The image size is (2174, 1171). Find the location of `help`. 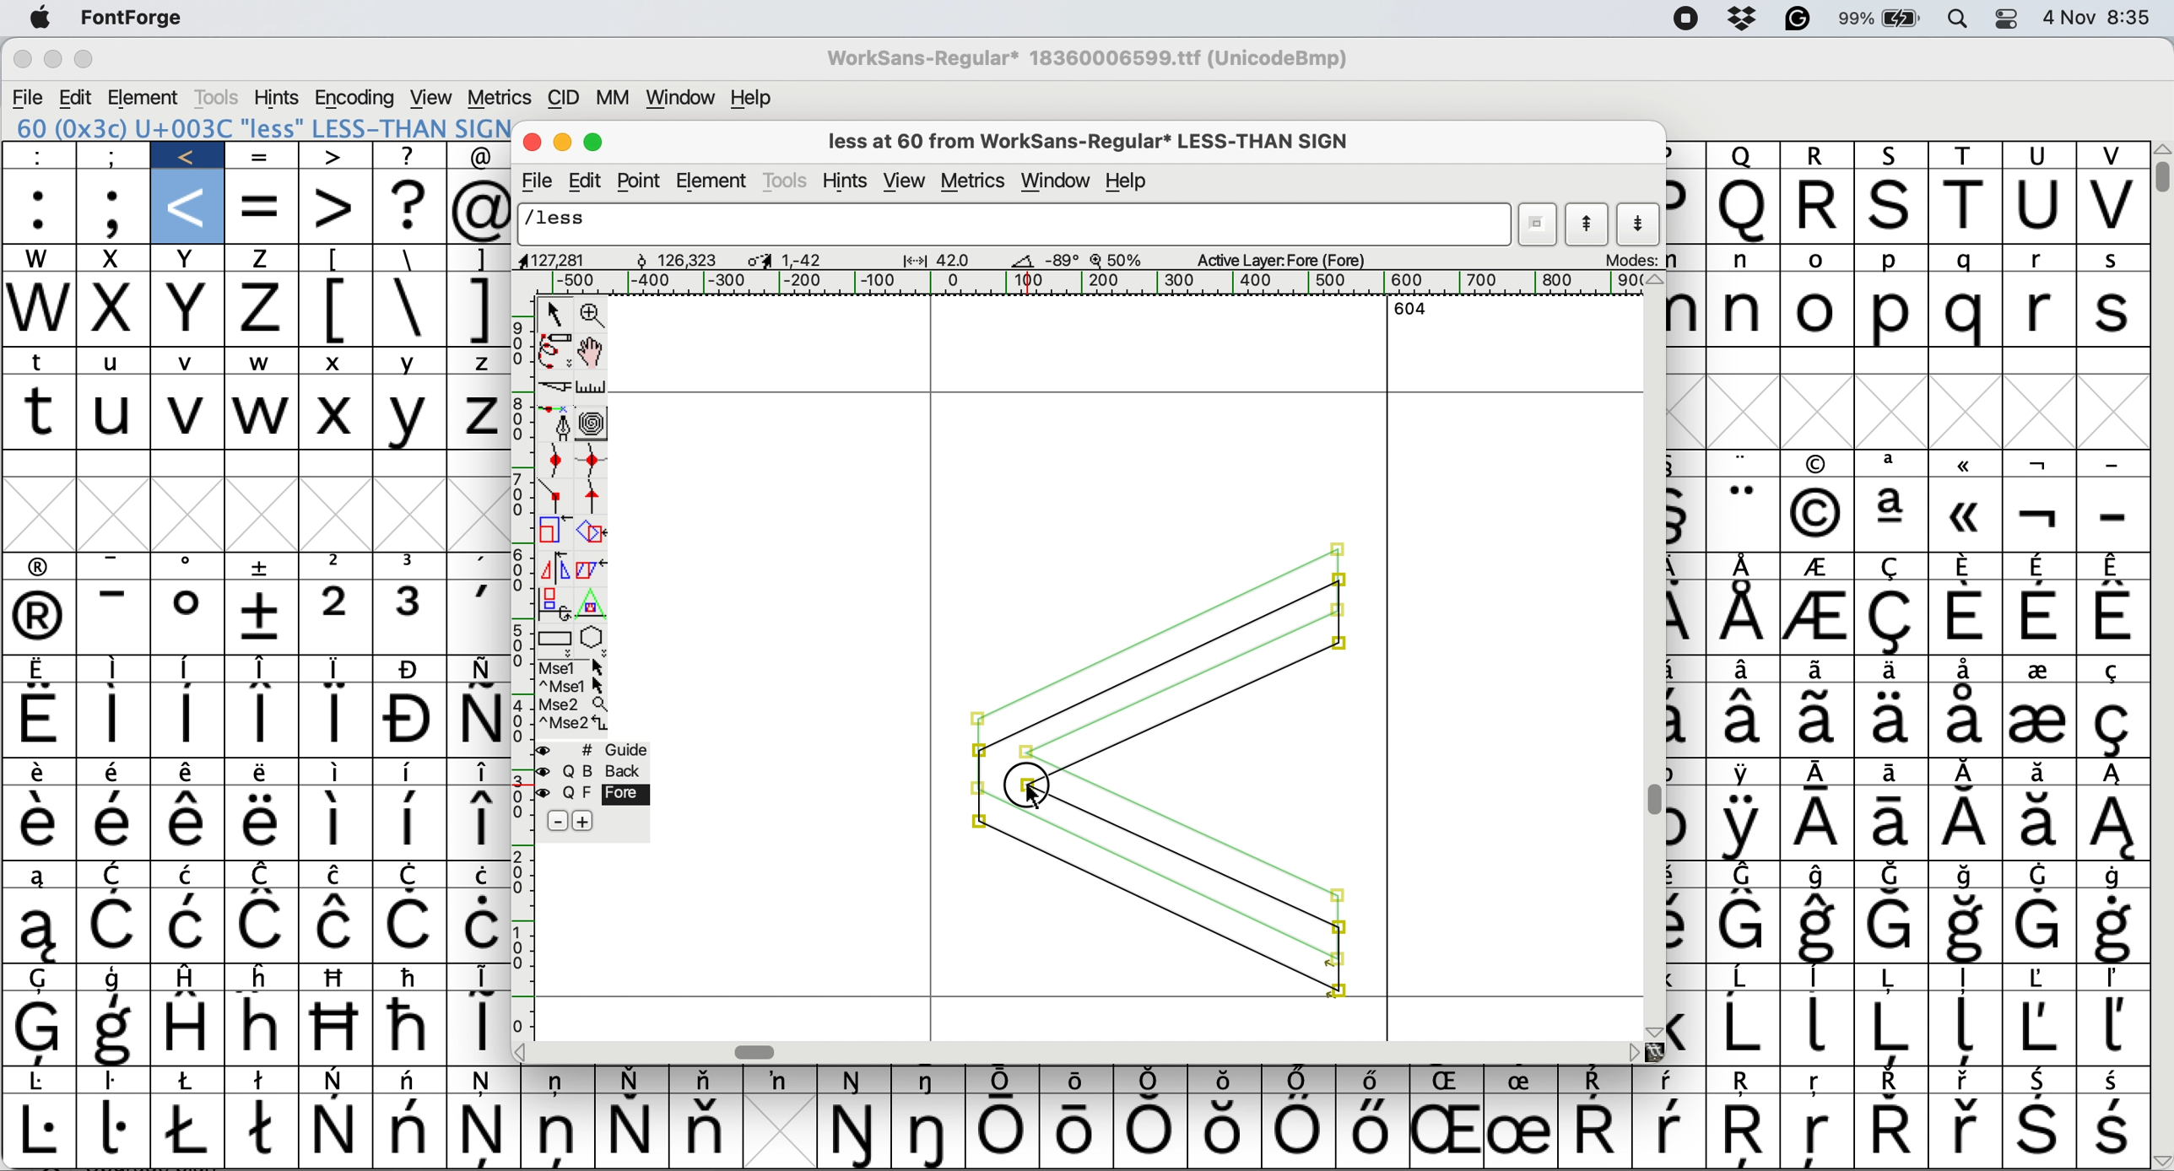

help is located at coordinates (751, 95).